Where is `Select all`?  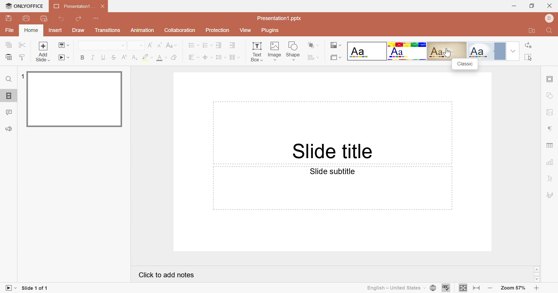 Select all is located at coordinates (528, 57).